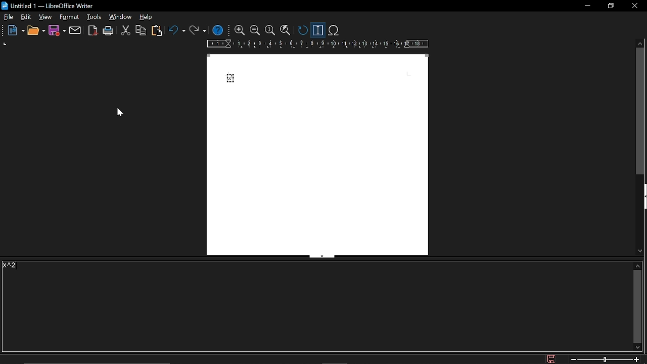 The height and width of the screenshot is (364, 647). What do you see at coordinates (610, 7) in the screenshot?
I see `restore down` at bounding box center [610, 7].